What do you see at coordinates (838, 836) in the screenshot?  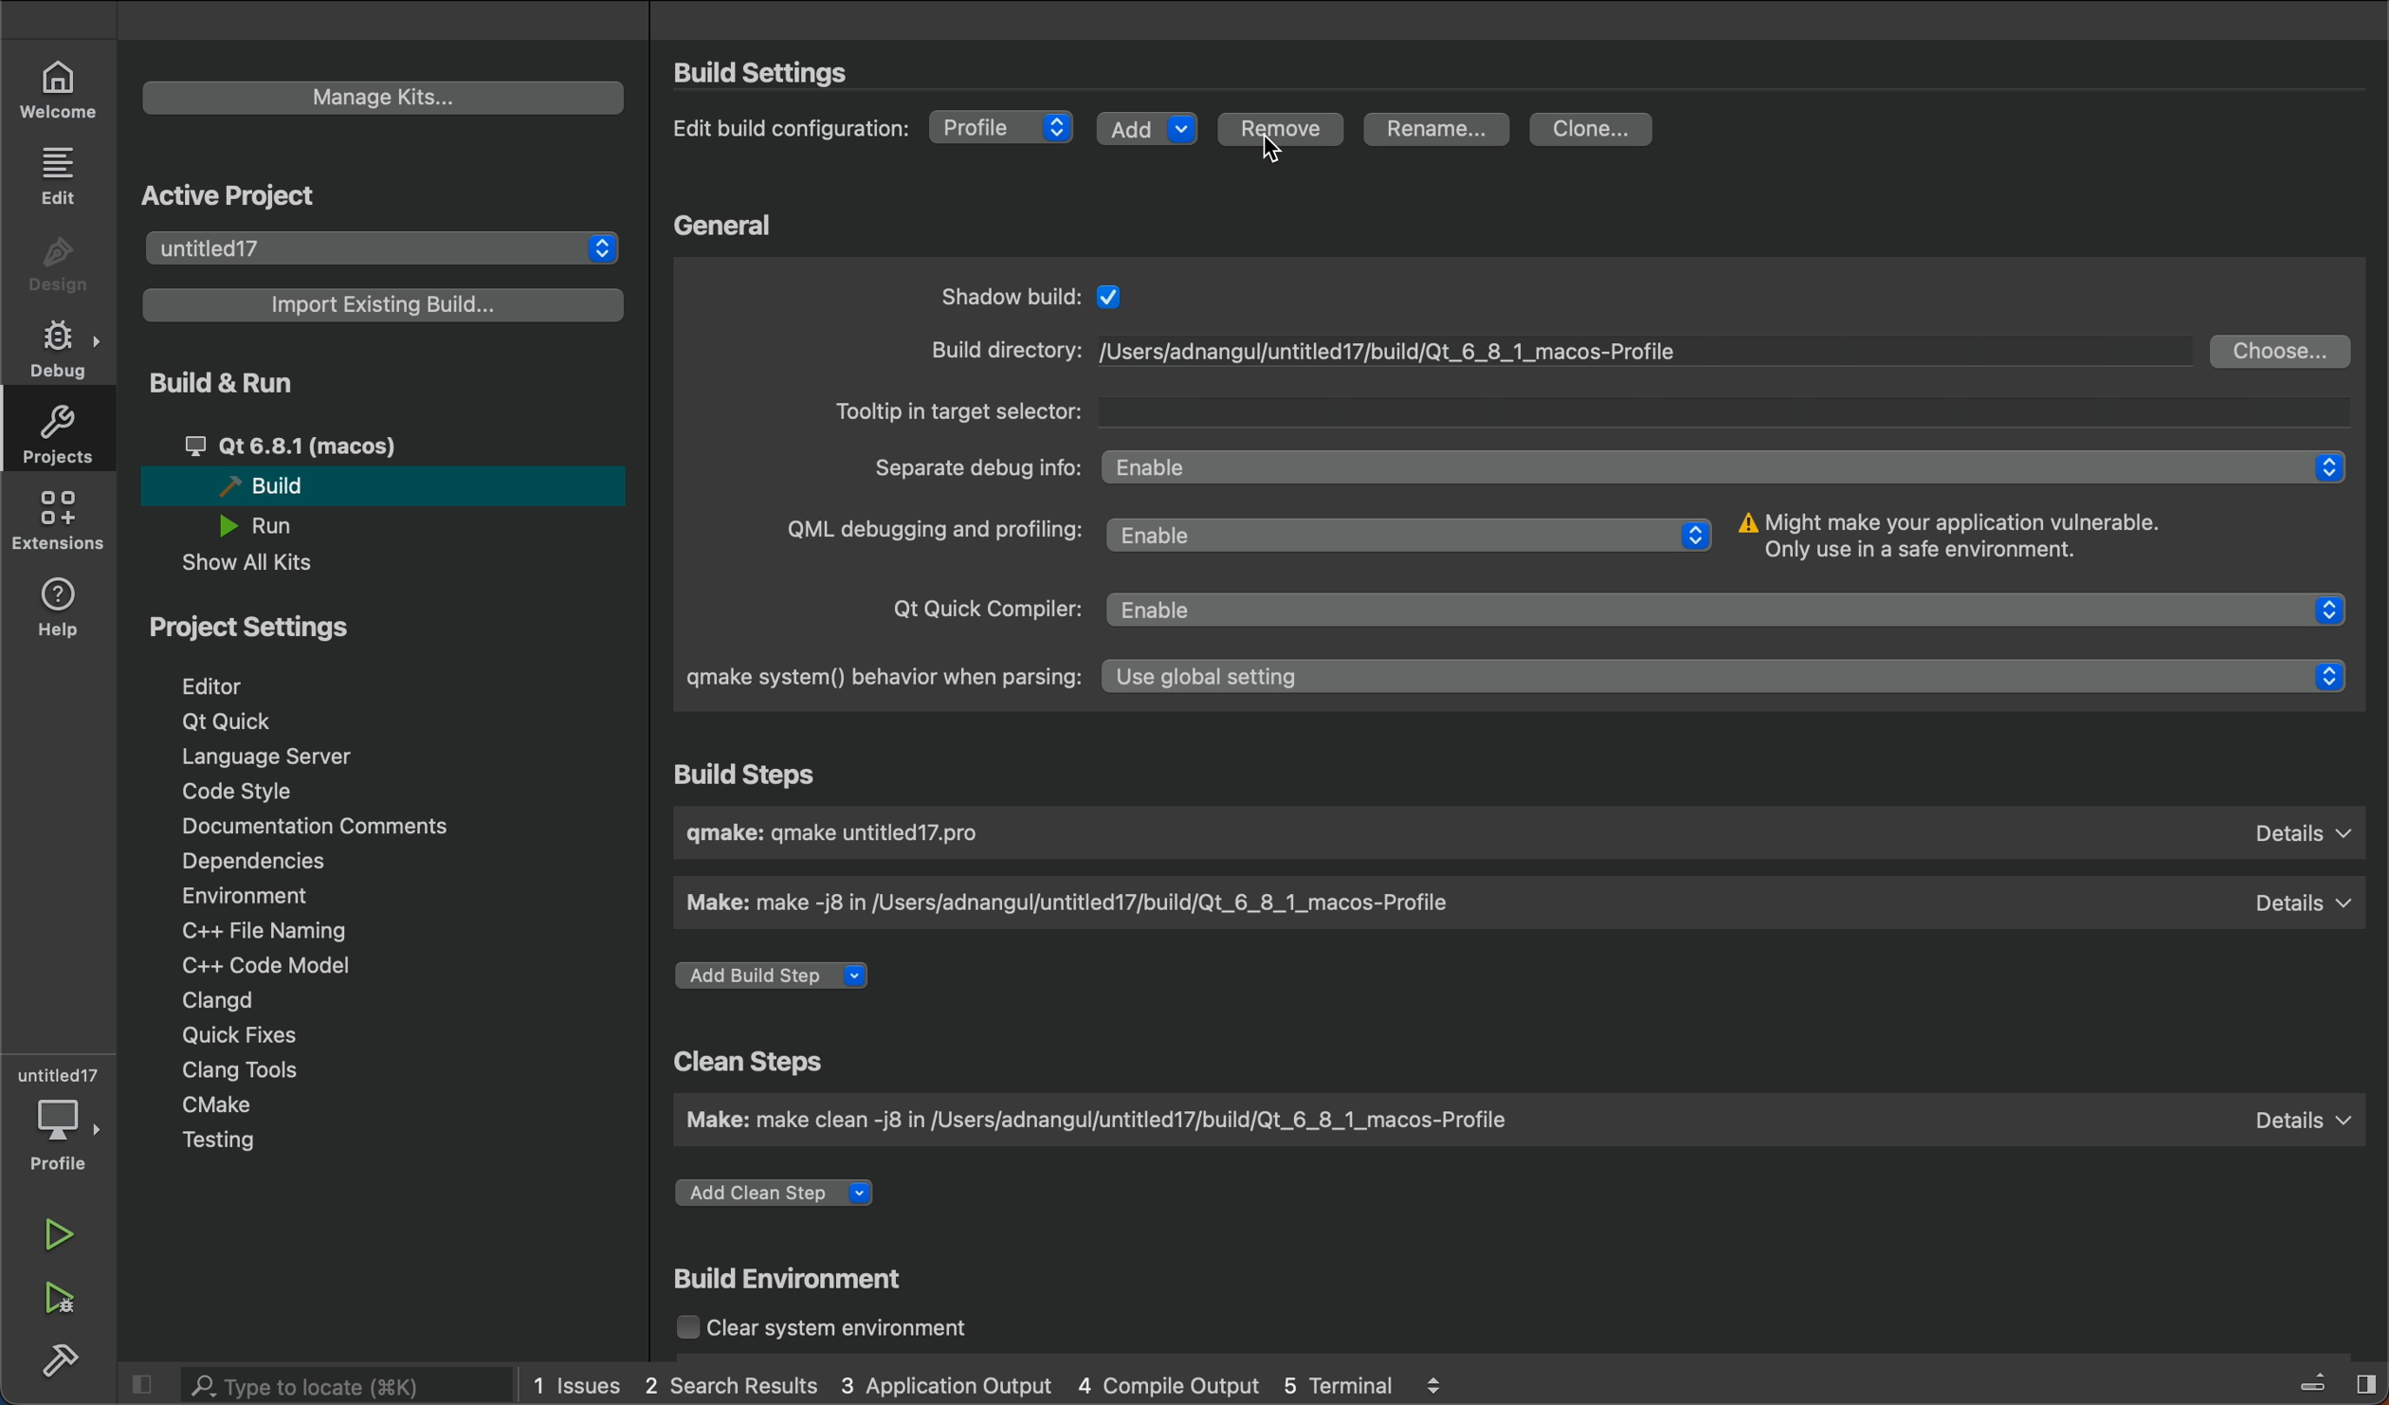 I see `build name` at bounding box center [838, 836].